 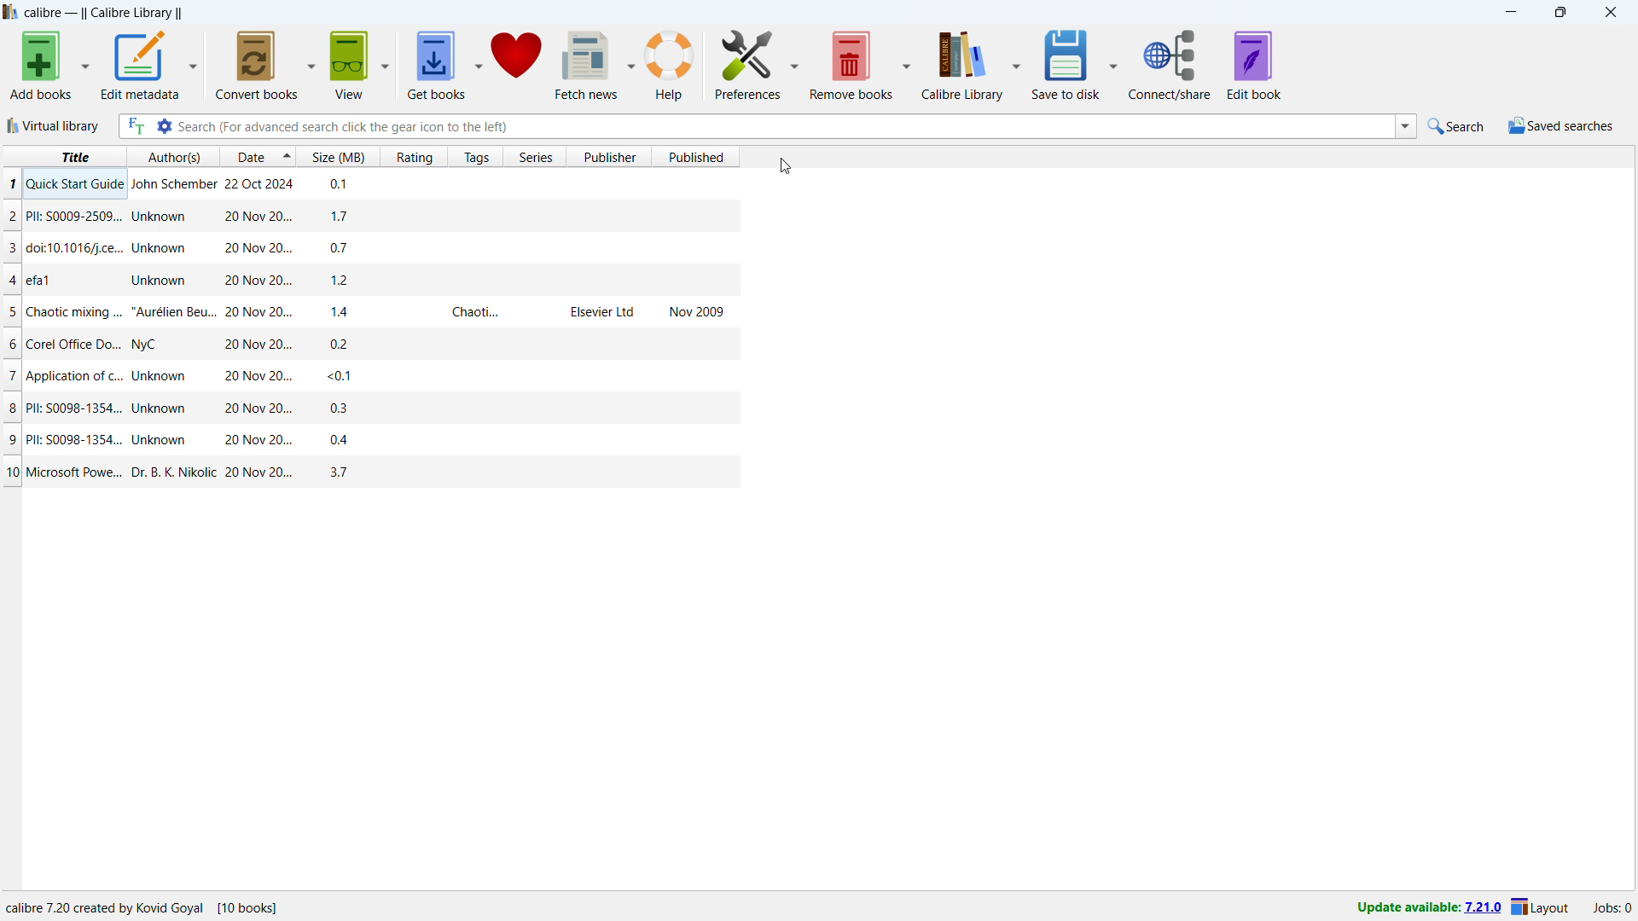 I want to click on edit metadata options, so click(x=194, y=62).